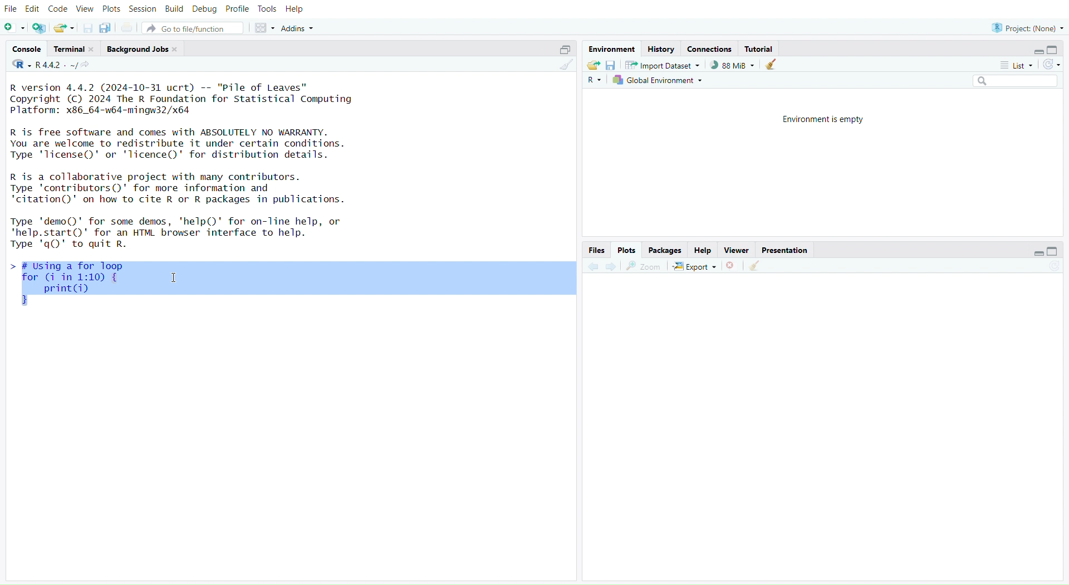 The height and width of the screenshot is (585, 1069). I want to click on expand, so click(1037, 253).